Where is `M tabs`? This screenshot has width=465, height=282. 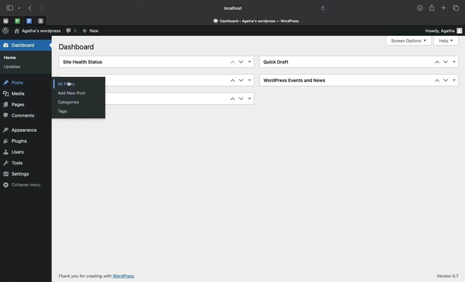
M tabs is located at coordinates (5, 21).